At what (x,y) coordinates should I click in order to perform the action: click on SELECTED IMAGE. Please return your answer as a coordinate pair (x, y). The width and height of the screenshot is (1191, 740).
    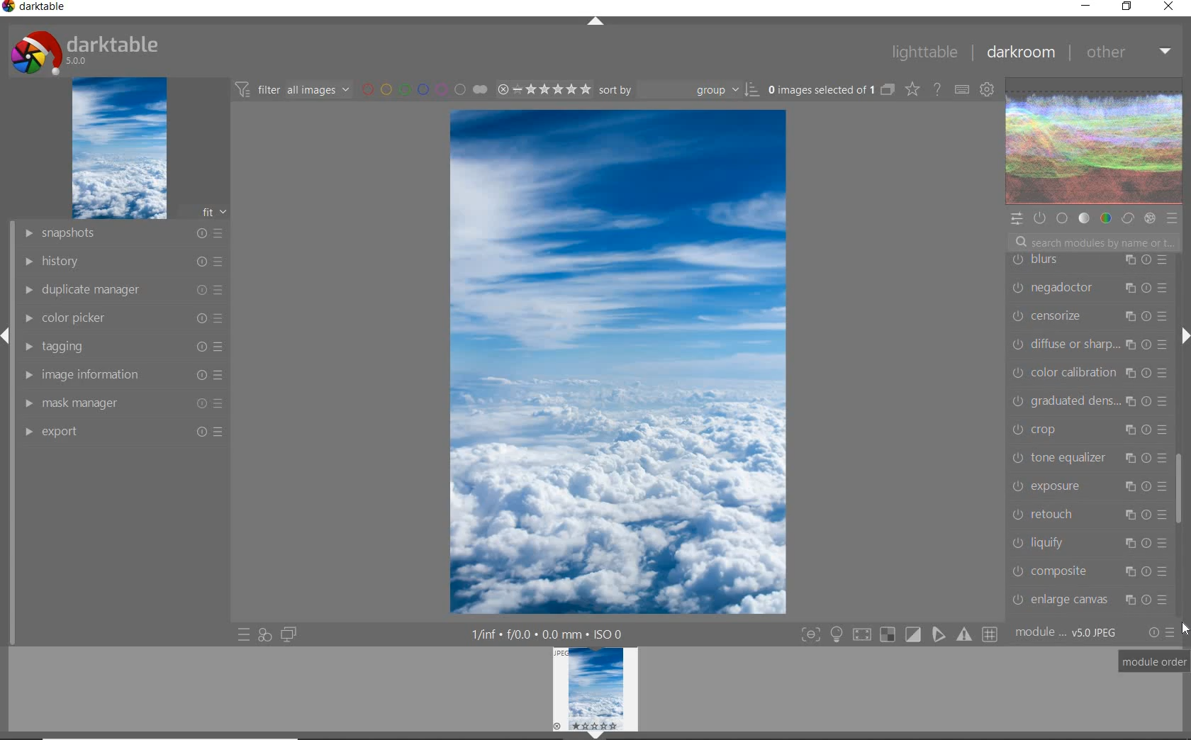
    Looking at the image, I should click on (618, 361).